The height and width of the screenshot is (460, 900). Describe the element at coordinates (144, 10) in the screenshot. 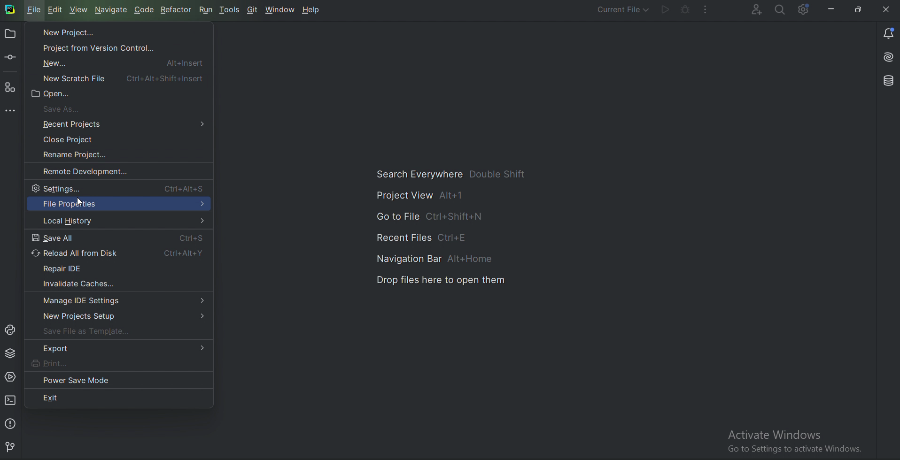

I see `Code` at that location.